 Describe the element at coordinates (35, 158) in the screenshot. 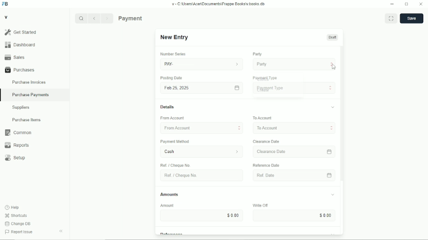

I see `Setup` at that location.